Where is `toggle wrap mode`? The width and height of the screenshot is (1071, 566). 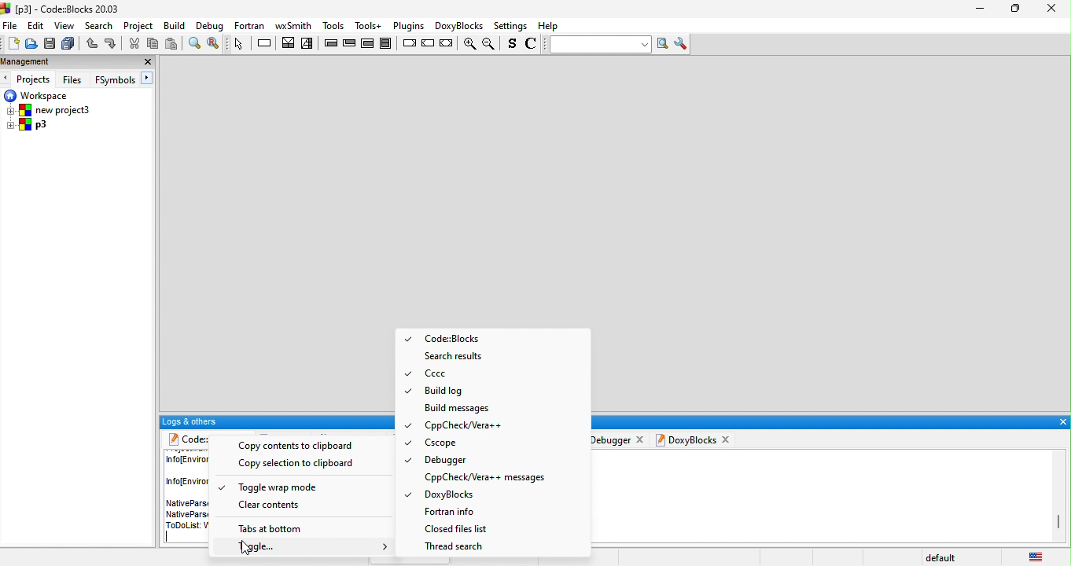 toggle wrap mode is located at coordinates (272, 487).